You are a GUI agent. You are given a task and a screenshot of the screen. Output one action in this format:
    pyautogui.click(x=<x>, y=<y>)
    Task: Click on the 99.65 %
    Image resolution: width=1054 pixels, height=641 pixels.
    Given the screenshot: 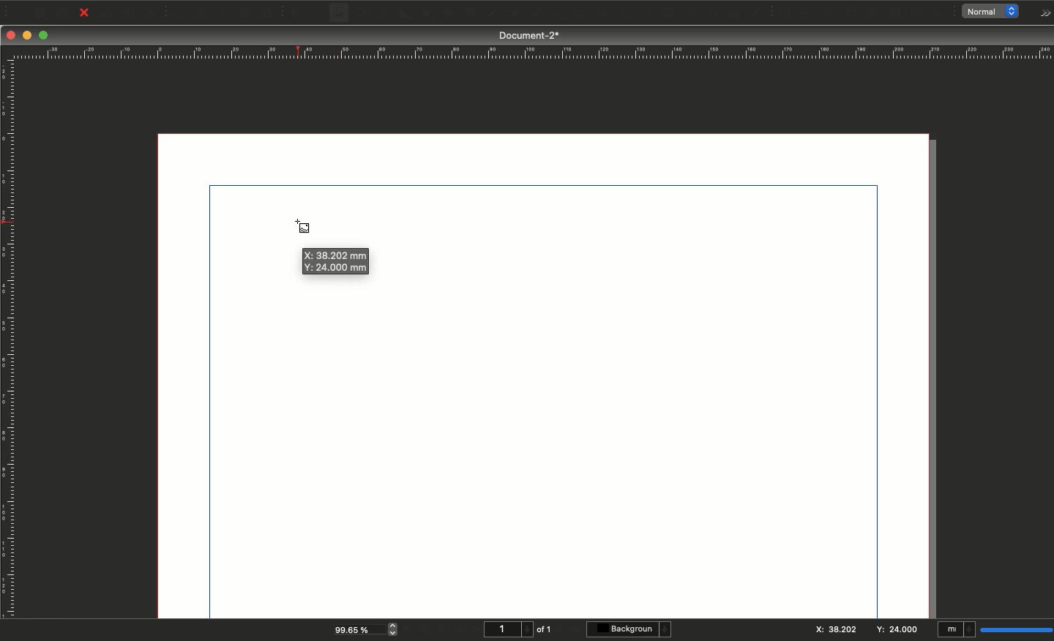 What is the action you would take?
    pyautogui.click(x=355, y=629)
    